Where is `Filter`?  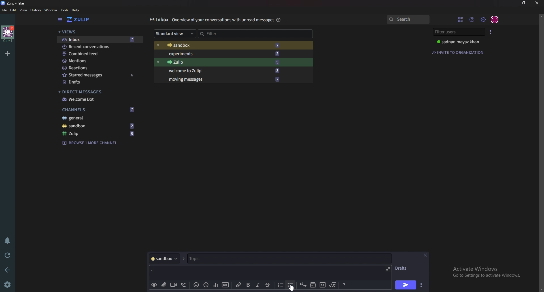
Filter is located at coordinates (222, 33).